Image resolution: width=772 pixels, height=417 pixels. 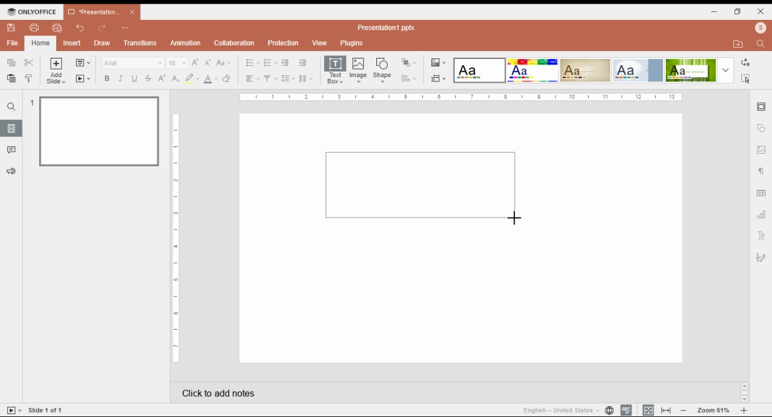 I want to click on decrease zoom, so click(x=684, y=410).